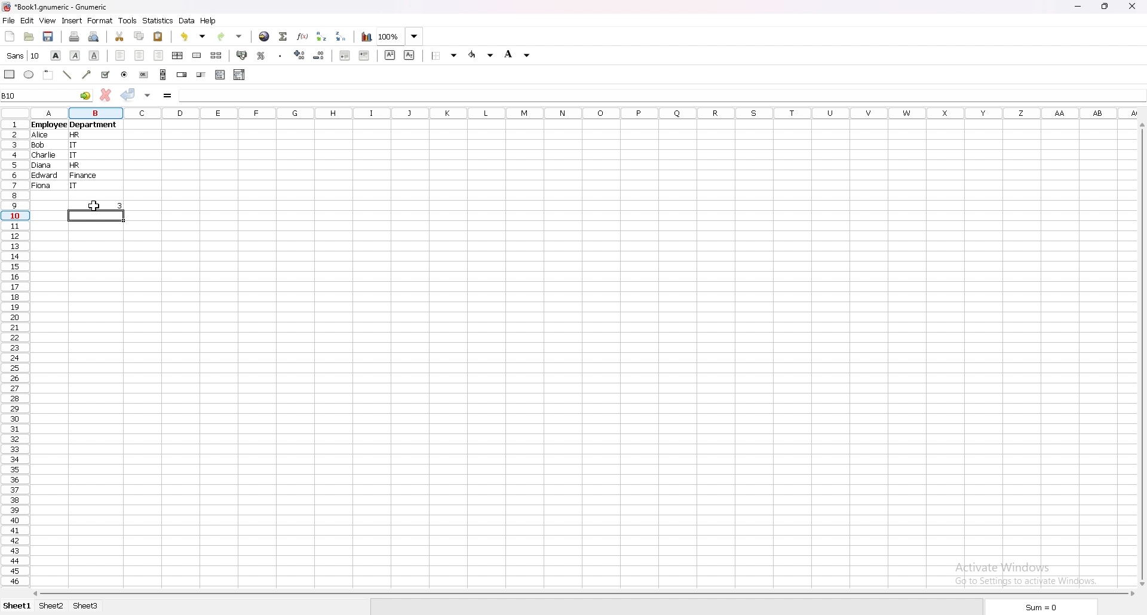  I want to click on minimize, so click(1078, 7).